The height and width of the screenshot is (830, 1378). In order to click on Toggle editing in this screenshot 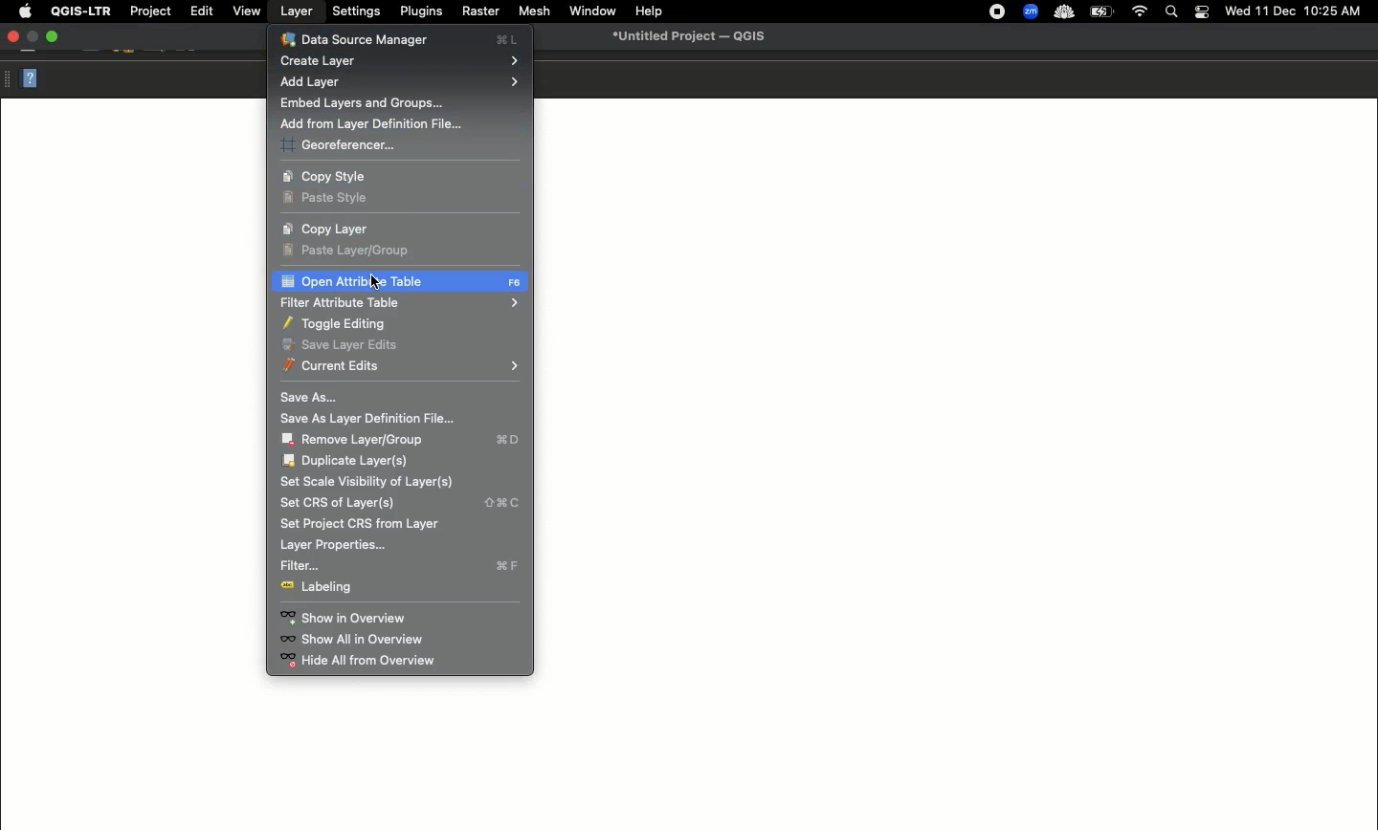, I will do `click(340, 324)`.